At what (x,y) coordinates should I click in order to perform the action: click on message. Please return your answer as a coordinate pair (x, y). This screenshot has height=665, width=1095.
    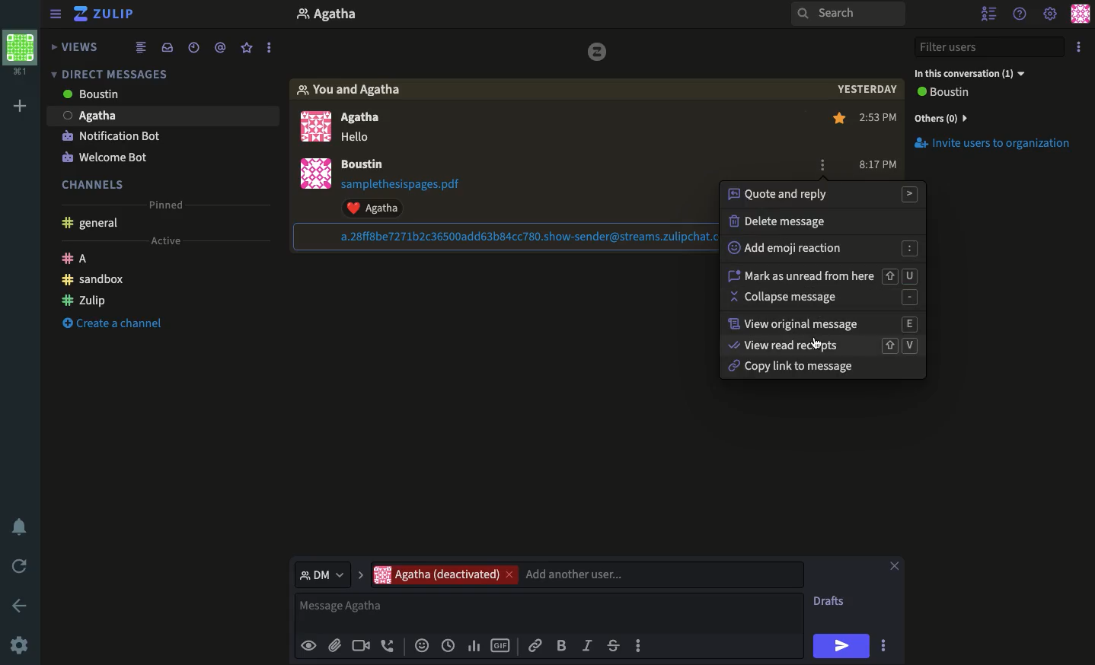
    Looking at the image, I should click on (359, 138).